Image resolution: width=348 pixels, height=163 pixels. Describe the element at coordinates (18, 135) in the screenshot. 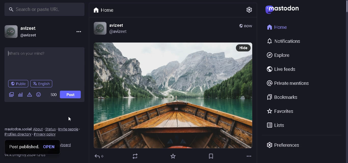

I see `profile directory` at that location.